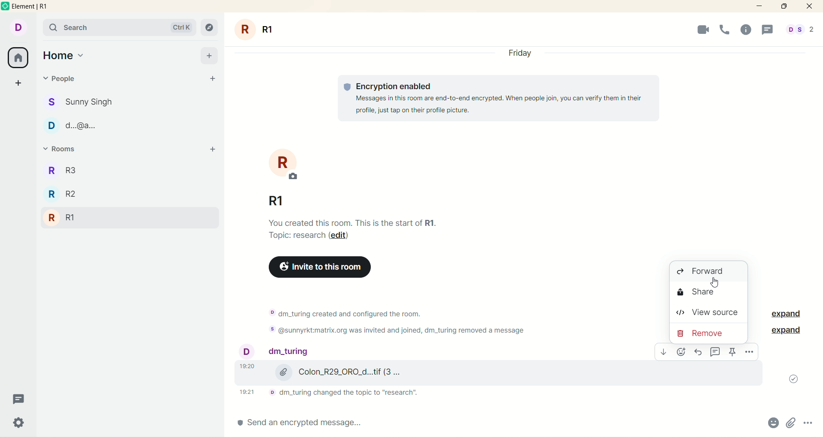 This screenshot has height=438, width=823. What do you see at coordinates (818, 229) in the screenshot?
I see `vertical scroll bar` at bounding box center [818, 229].